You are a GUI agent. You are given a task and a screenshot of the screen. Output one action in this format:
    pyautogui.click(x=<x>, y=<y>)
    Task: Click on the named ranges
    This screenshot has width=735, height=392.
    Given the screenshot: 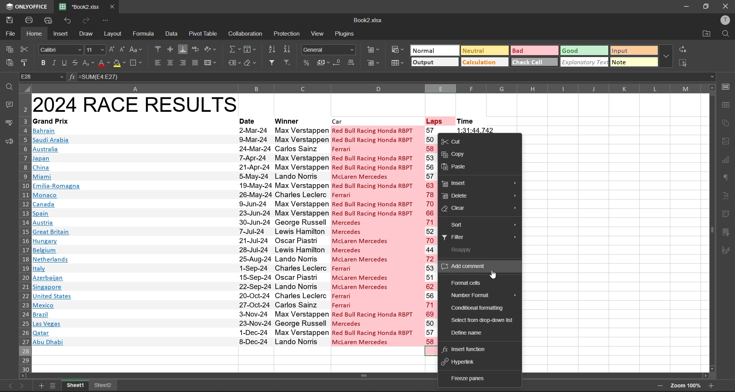 What is the action you would take?
    pyautogui.click(x=234, y=62)
    